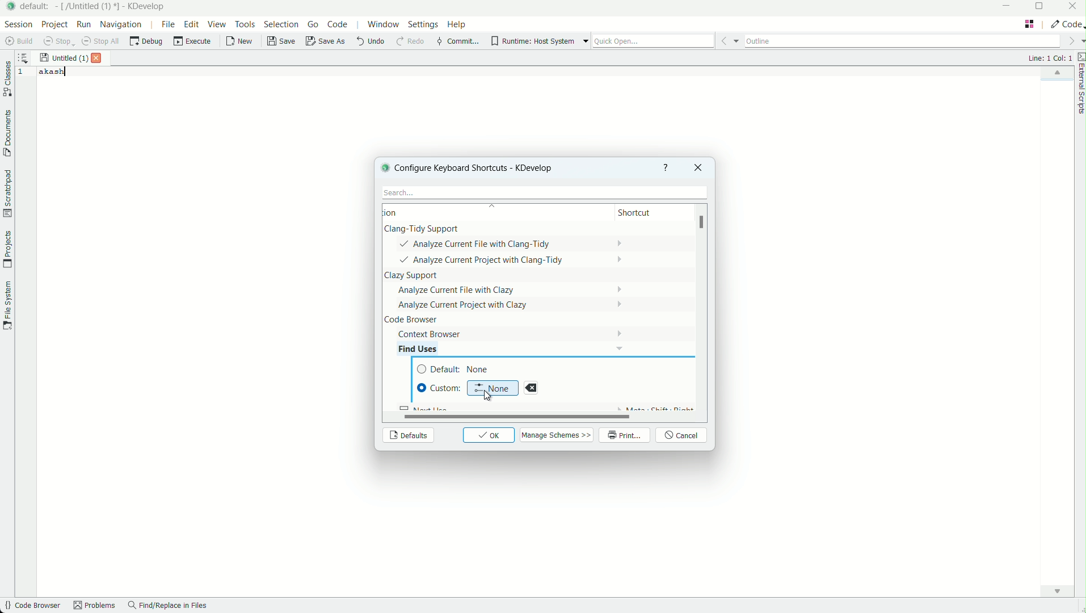 The image size is (1086, 613). What do you see at coordinates (59, 41) in the screenshot?
I see `stop` at bounding box center [59, 41].